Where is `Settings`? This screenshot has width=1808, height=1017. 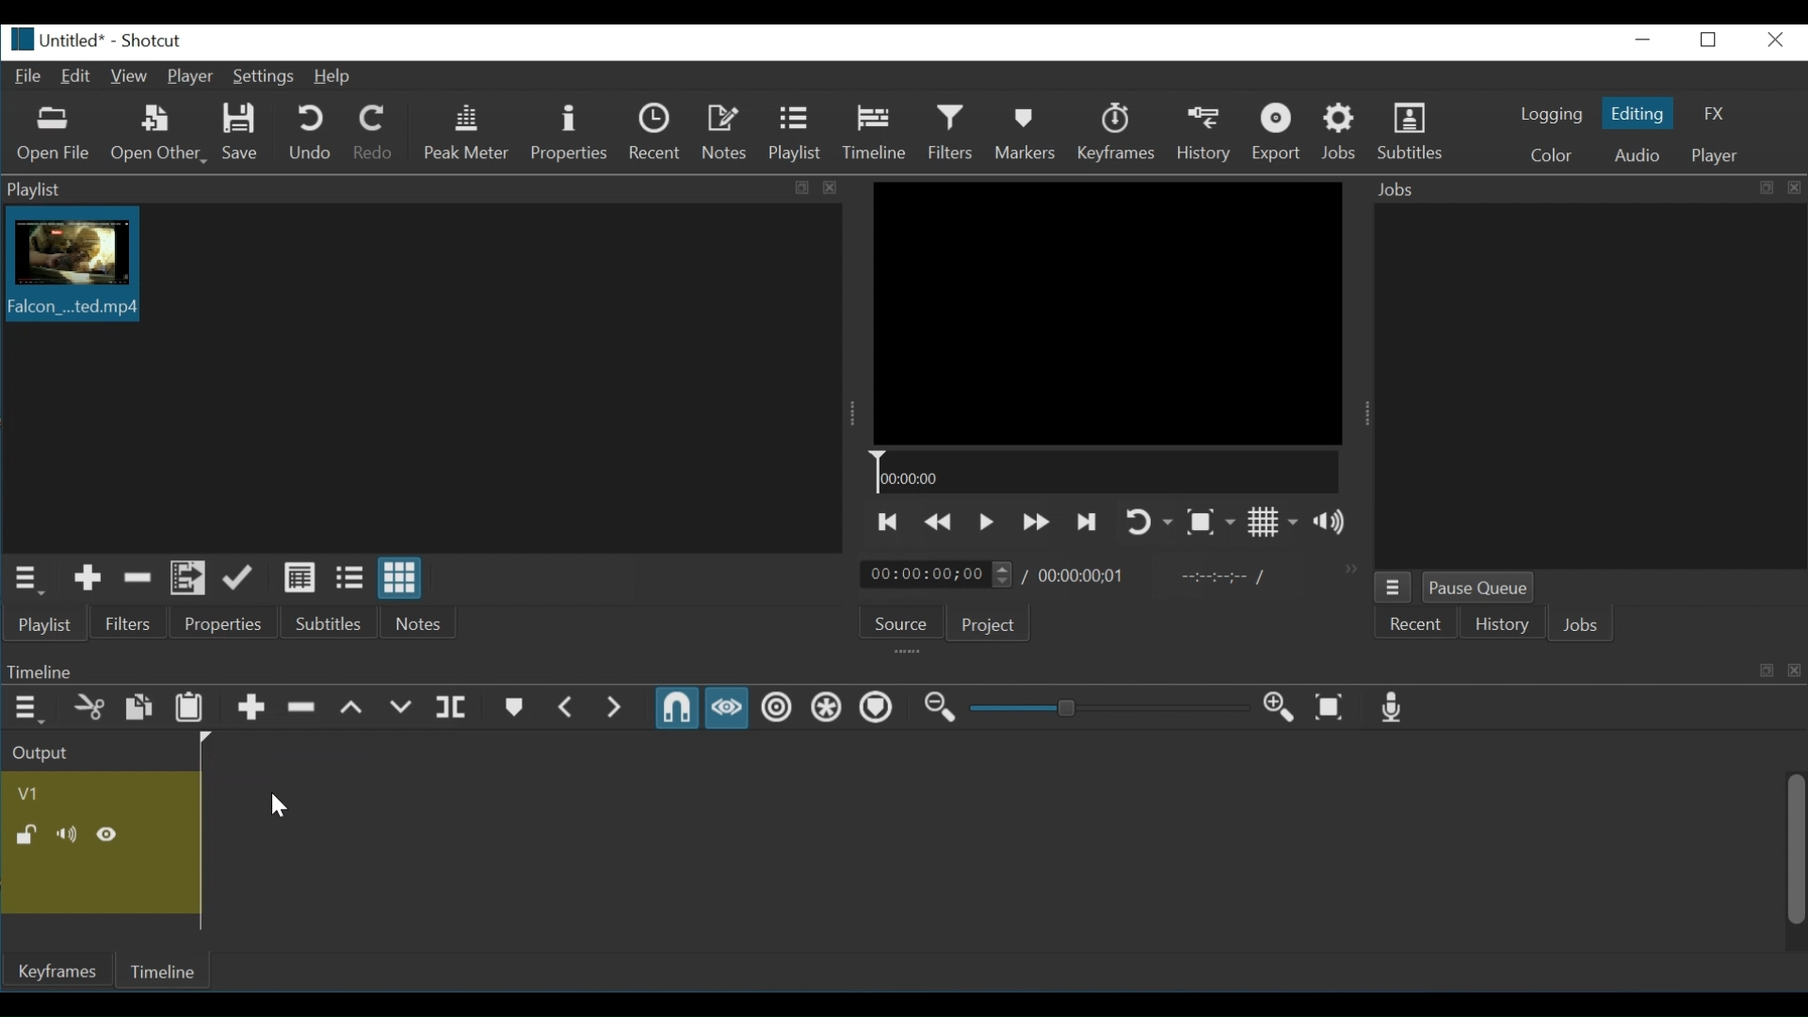 Settings is located at coordinates (264, 76).